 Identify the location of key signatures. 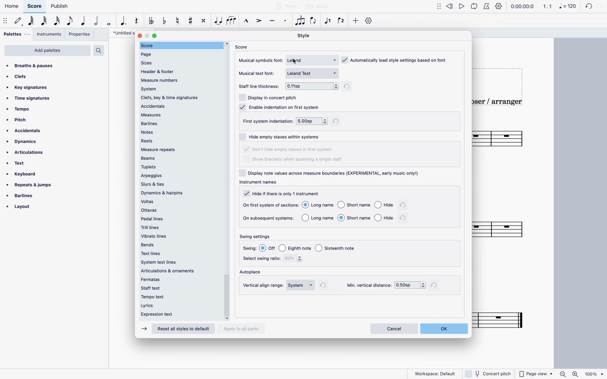
(28, 87).